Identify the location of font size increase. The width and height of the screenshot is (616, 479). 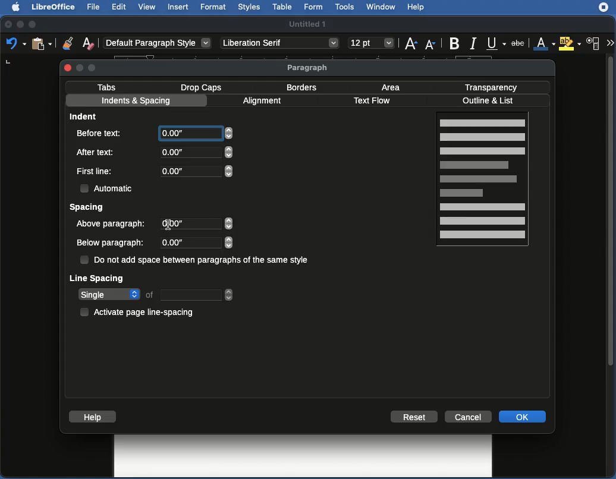
(409, 46).